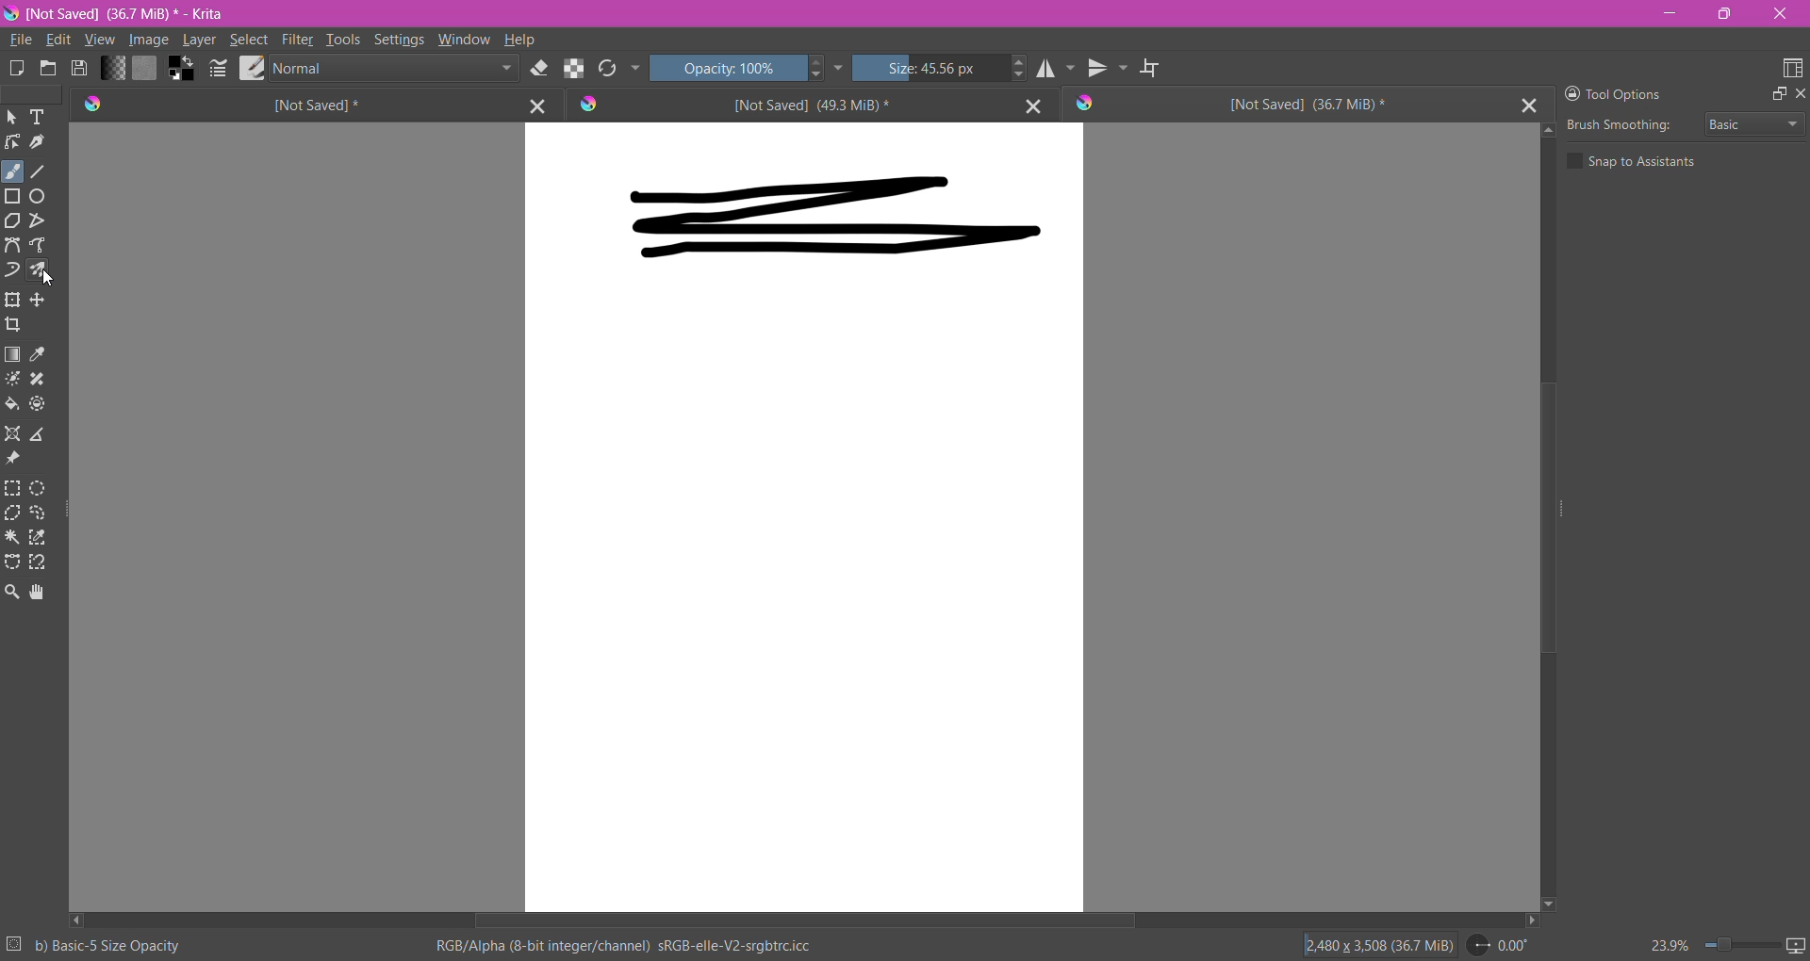 This screenshot has height=961, width=1810. What do you see at coordinates (40, 488) in the screenshot?
I see `Elliptical Selection Tool` at bounding box center [40, 488].